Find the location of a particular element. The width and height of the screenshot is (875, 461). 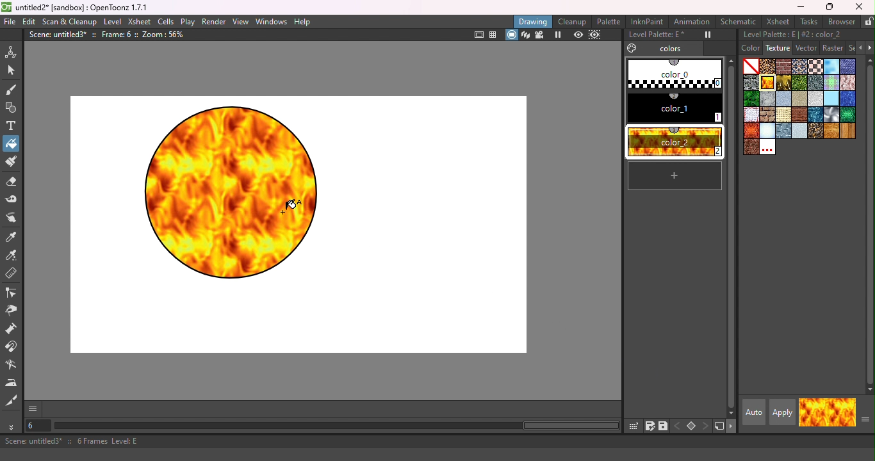

Custom textures is located at coordinates (768, 148).